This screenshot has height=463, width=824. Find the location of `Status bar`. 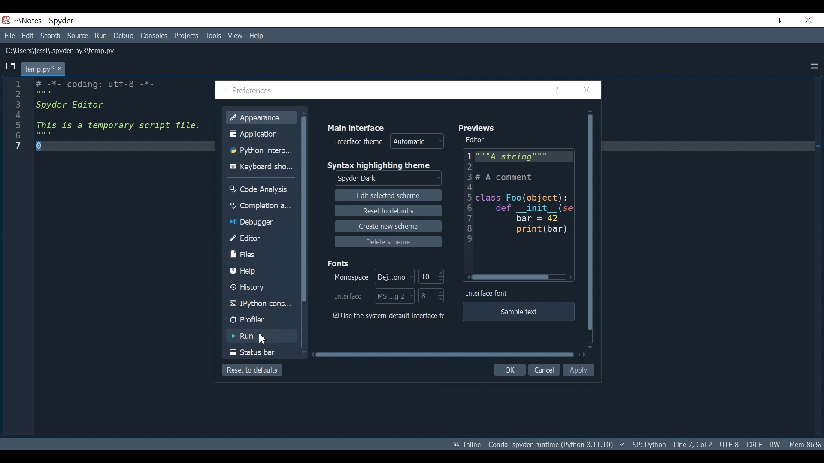

Status bar is located at coordinates (262, 352).